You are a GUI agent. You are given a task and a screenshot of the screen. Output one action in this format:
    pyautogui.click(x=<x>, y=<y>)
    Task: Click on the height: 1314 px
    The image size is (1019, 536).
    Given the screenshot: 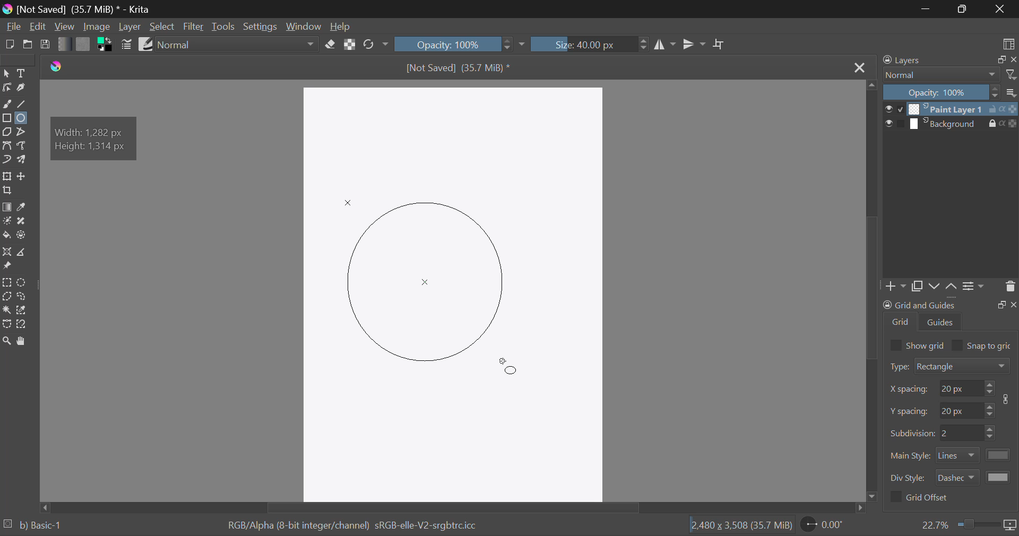 What is the action you would take?
    pyautogui.click(x=90, y=146)
    